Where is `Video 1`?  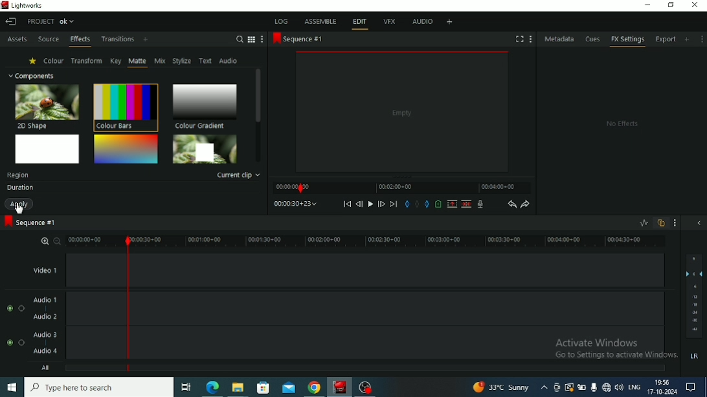
Video 1 is located at coordinates (406, 270).